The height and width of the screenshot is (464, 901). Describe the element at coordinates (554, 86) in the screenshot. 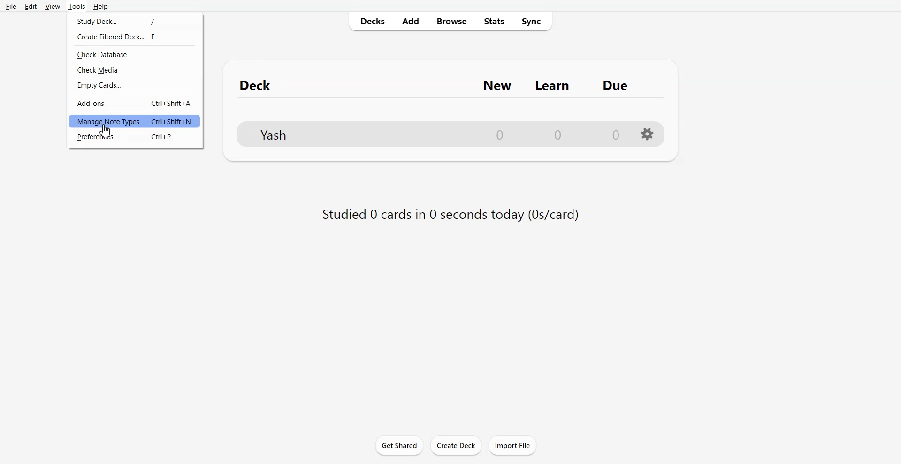

I see `Learn` at that location.